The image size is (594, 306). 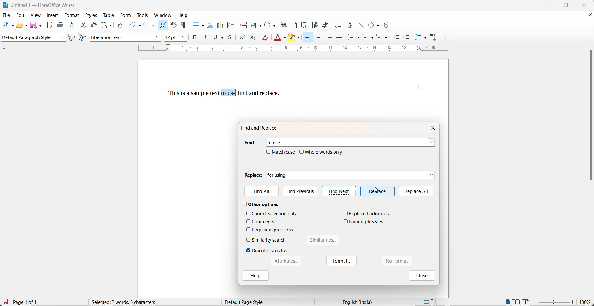 What do you see at coordinates (329, 38) in the screenshot?
I see `text align left` at bounding box center [329, 38].